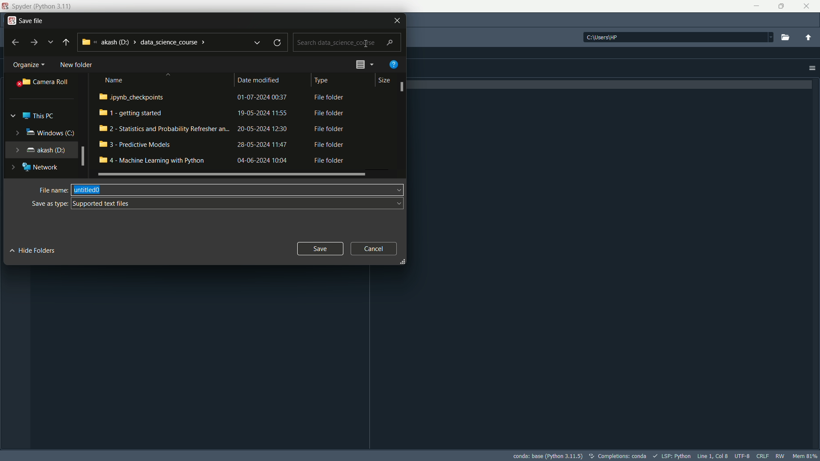  I want to click on I 3 - Predictive Models, so click(137, 145).